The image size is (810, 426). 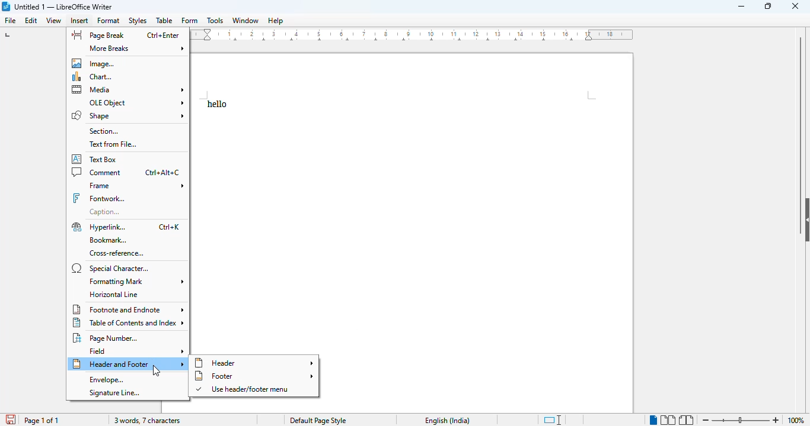 I want to click on text from file, so click(x=114, y=144).